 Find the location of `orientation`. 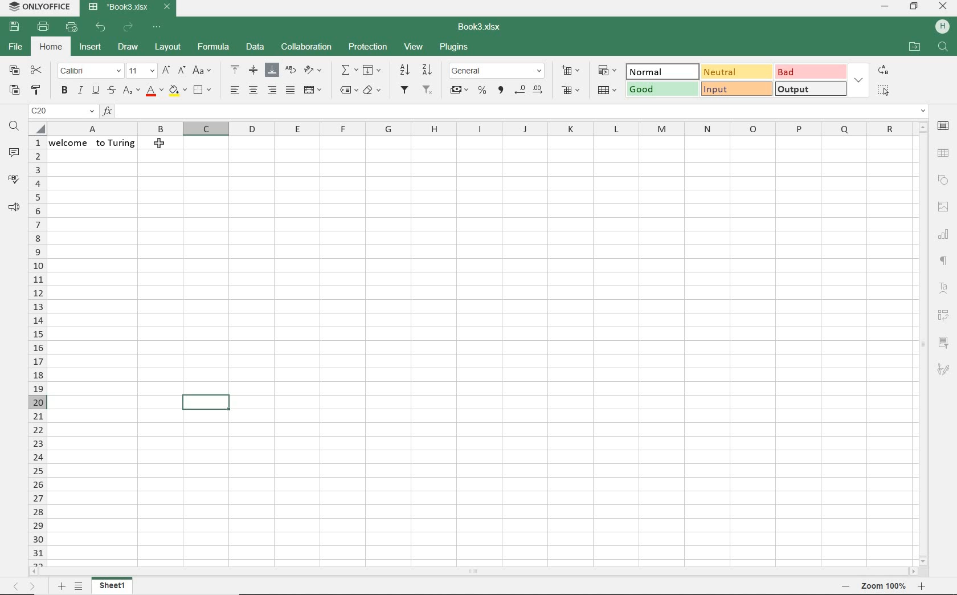

orientation is located at coordinates (312, 71).